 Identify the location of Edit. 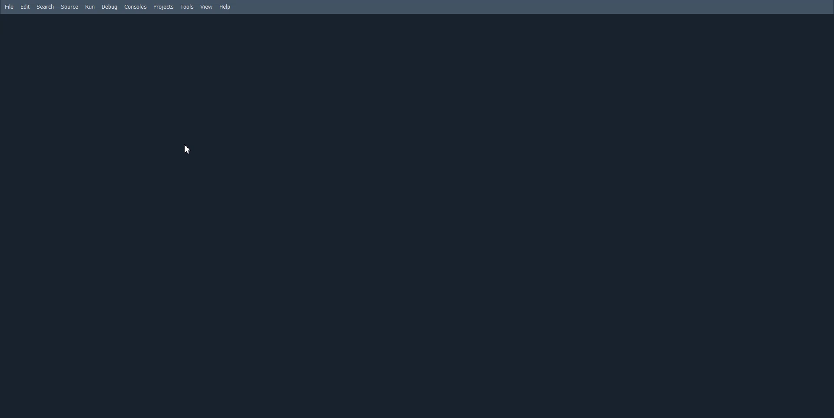
(25, 7).